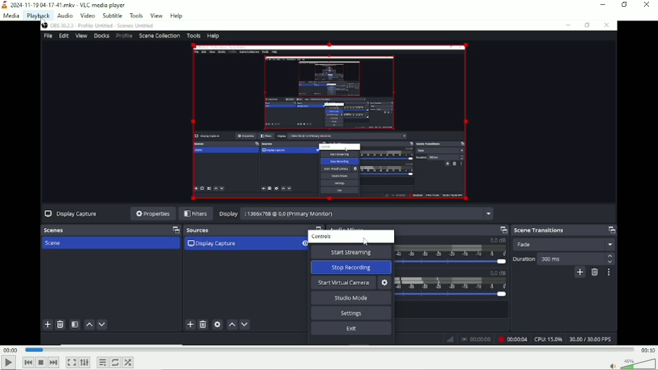 This screenshot has height=370, width=658. I want to click on Toggle video in fullscreen, so click(72, 363).